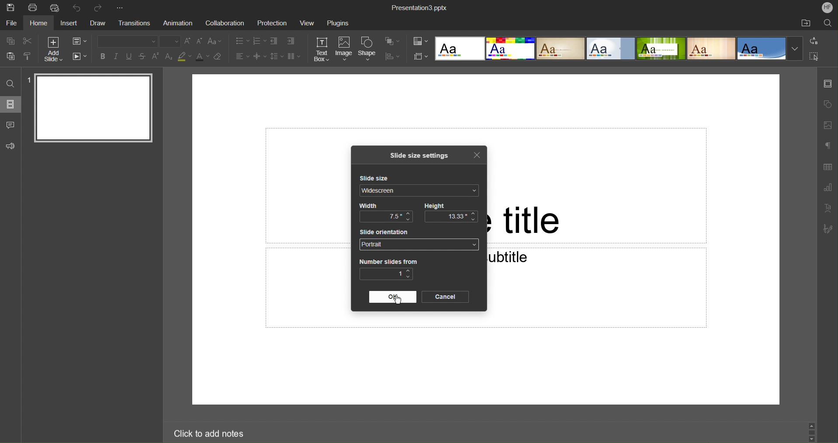 The width and height of the screenshot is (838, 443). What do you see at coordinates (11, 7) in the screenshot?
I see `Save` at bounding box center [11, 7].